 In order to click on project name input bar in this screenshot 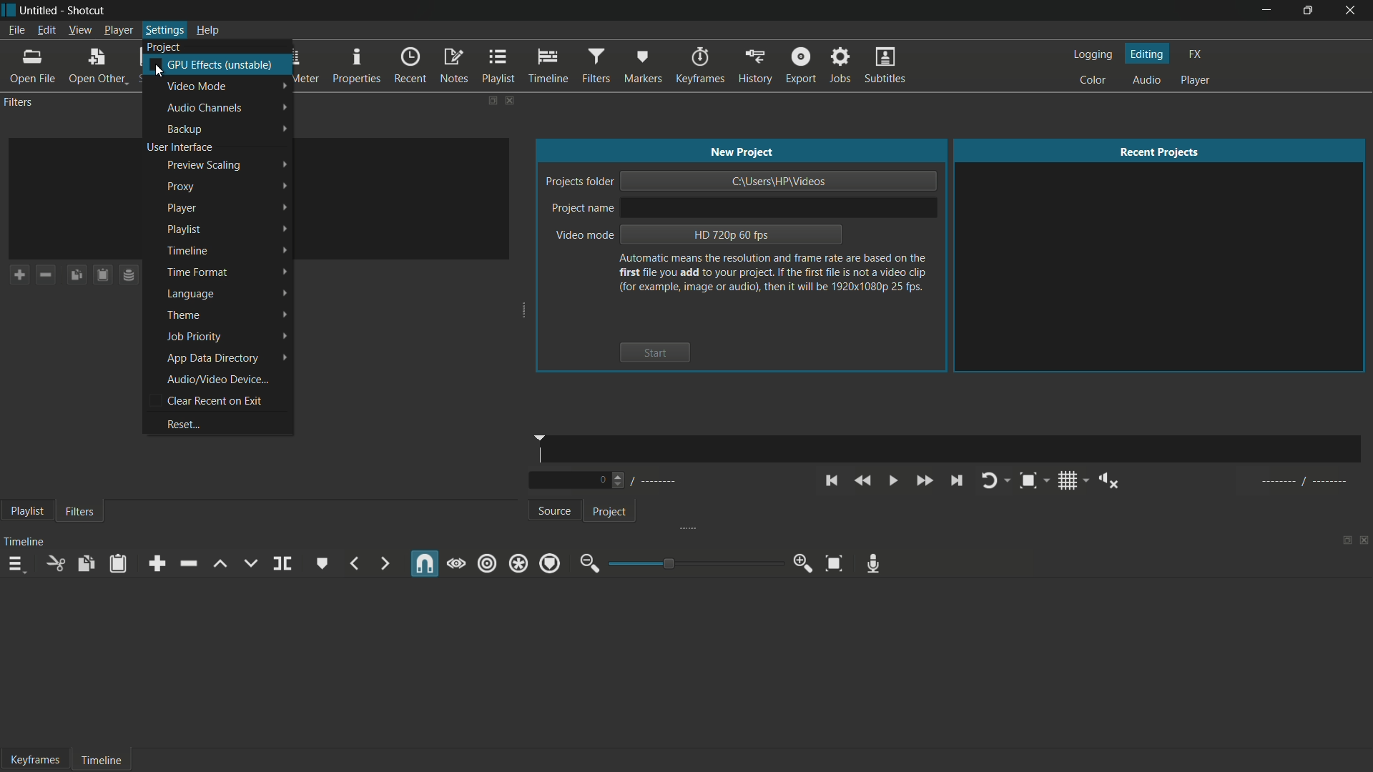, I will do `click(778, 207)`.